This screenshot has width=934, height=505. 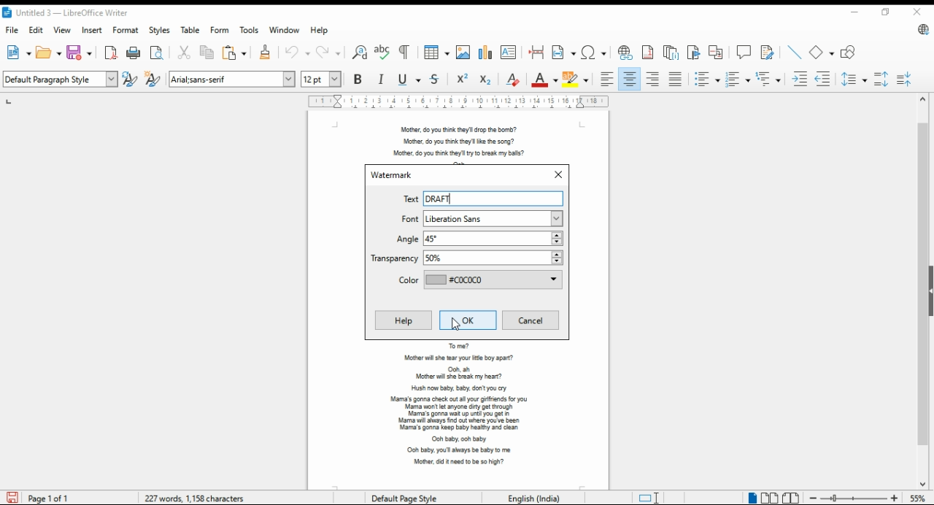 What do you see at coordinates (12, 31) in the screenshot?
I see `file` at bounding box center [12, 31].